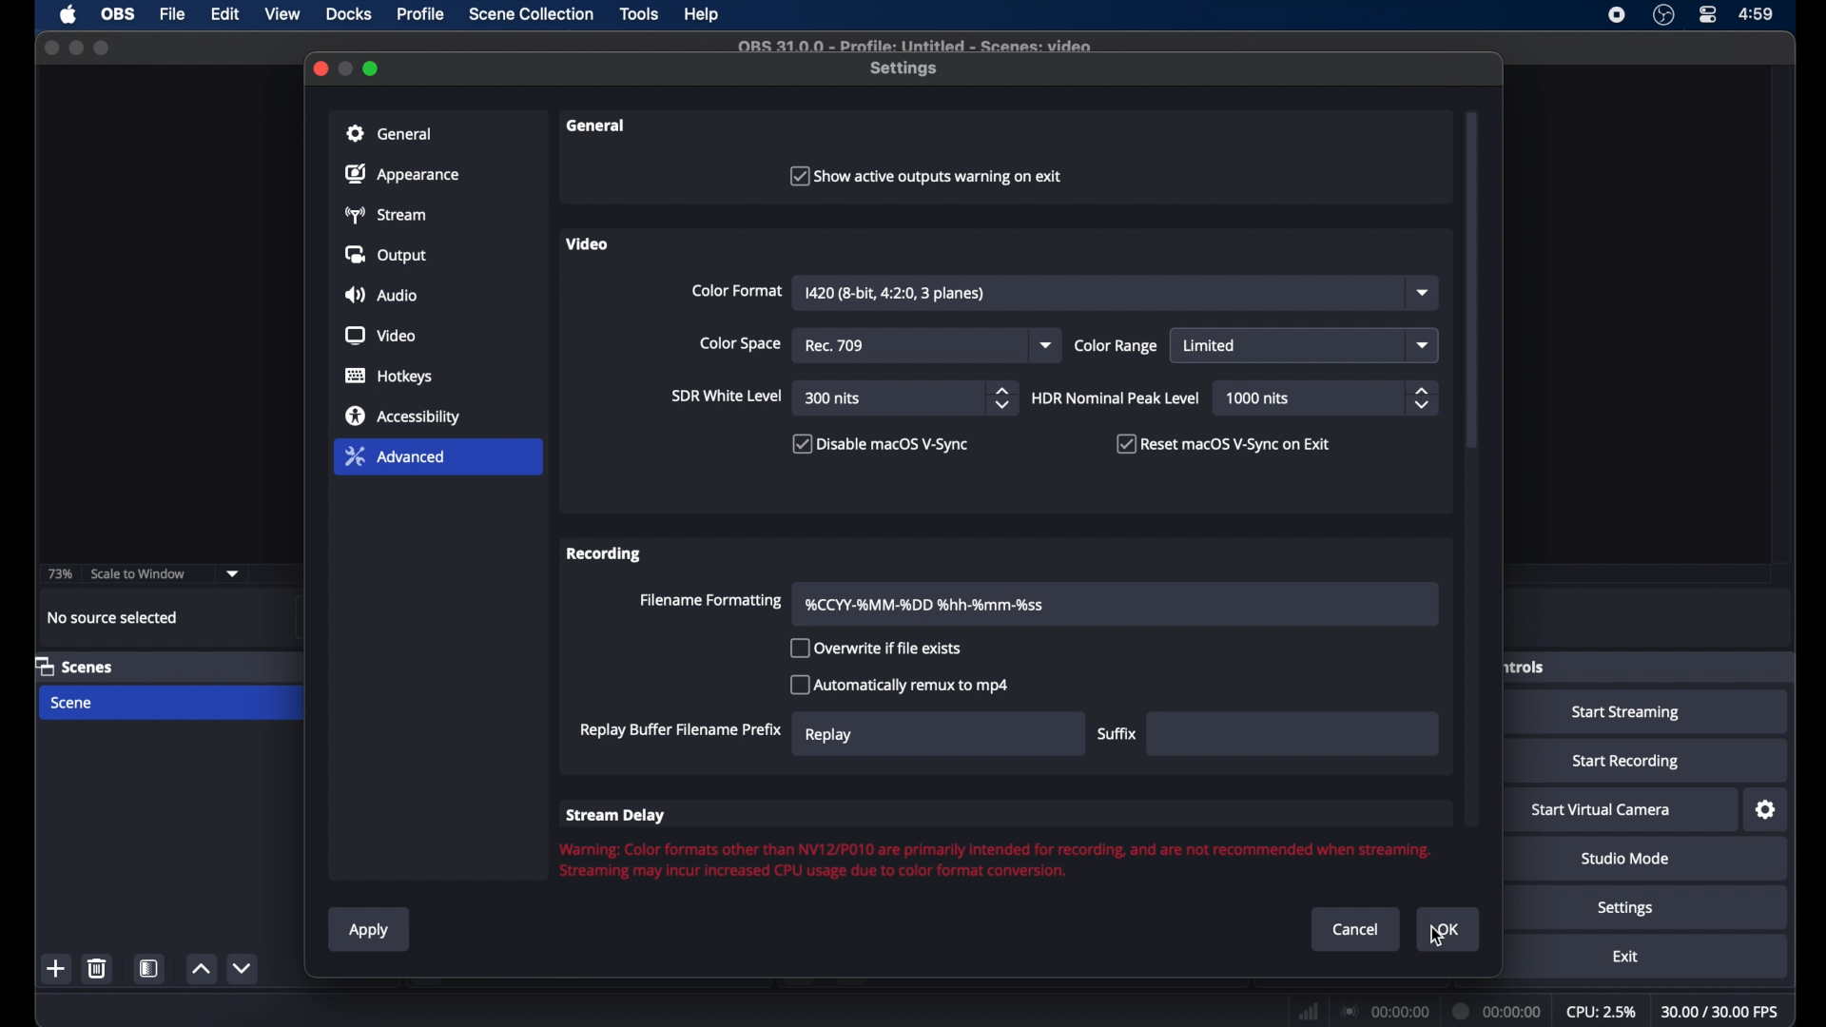  I want to click on overwrite if file exists , so click(877, 648).